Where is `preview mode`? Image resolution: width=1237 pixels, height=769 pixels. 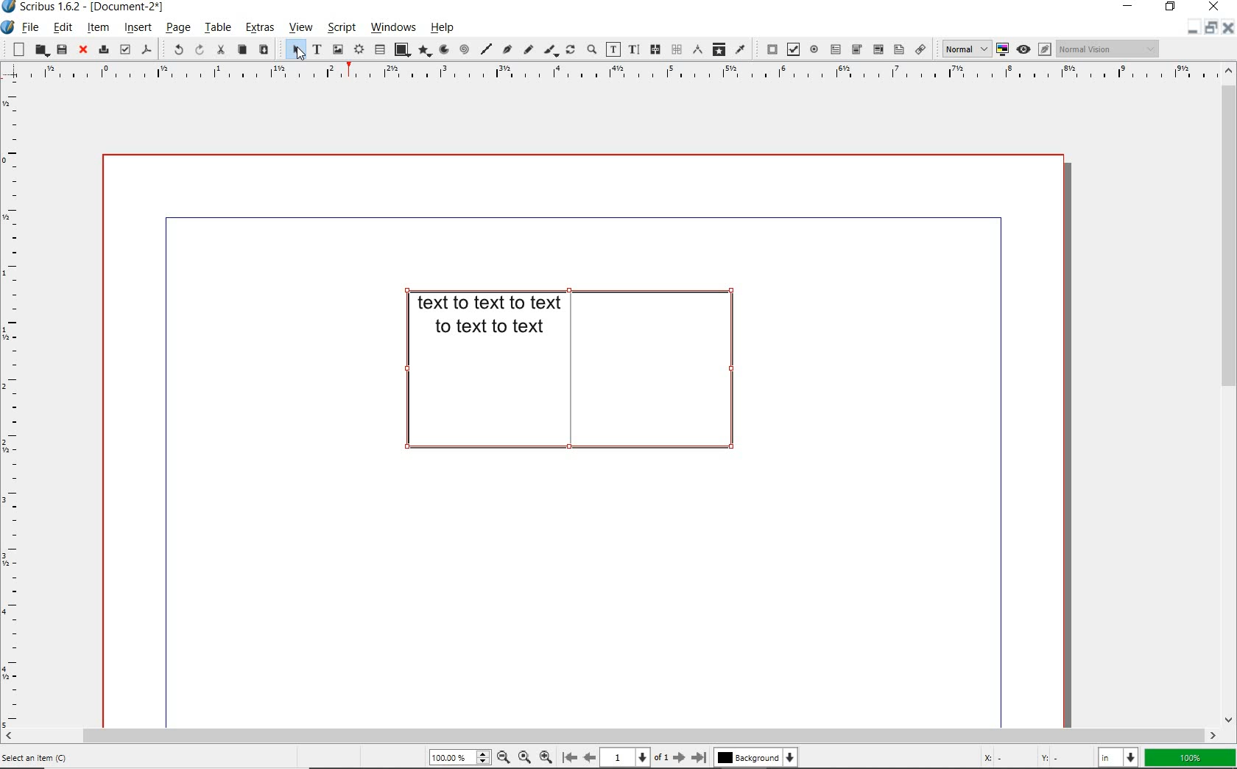
preview mode is located at coordinates (1036, 49).